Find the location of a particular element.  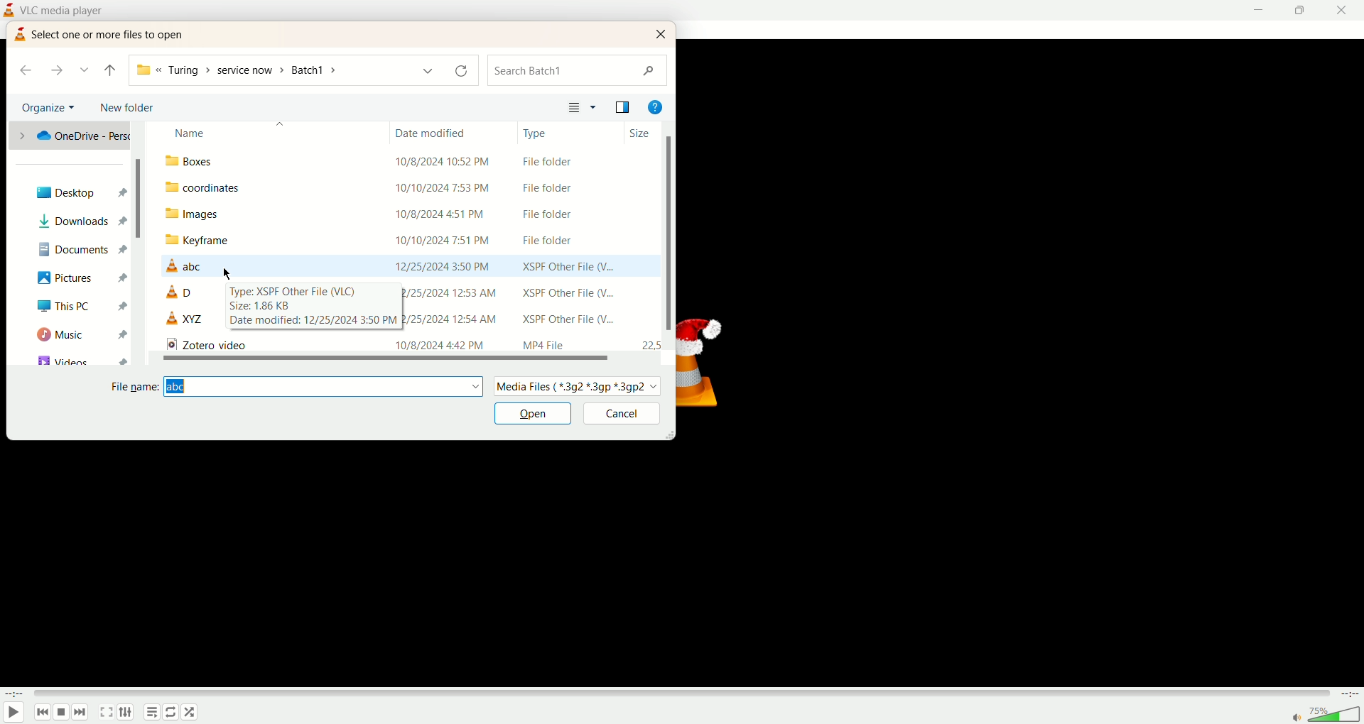

Videos is located at coordinates (80, 357).